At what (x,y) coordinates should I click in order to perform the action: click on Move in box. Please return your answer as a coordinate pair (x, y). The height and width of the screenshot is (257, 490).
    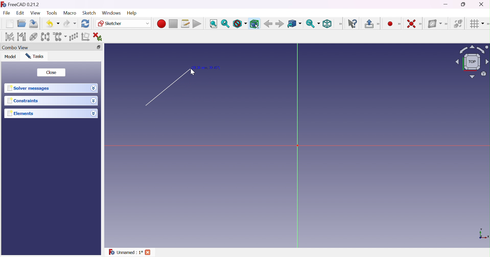
    Looking at the image, I should click on (294, 24).